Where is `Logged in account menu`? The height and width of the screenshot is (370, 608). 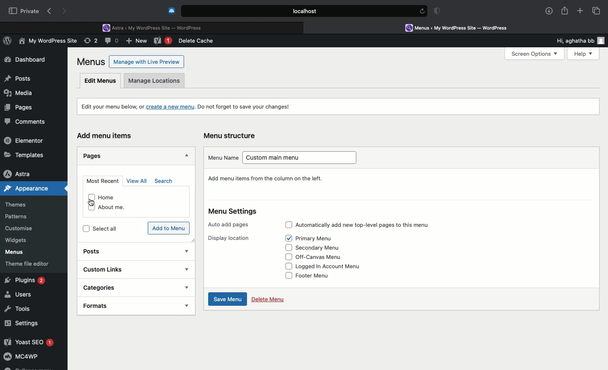 Logged in account menu is located at coordinates (334, 267).